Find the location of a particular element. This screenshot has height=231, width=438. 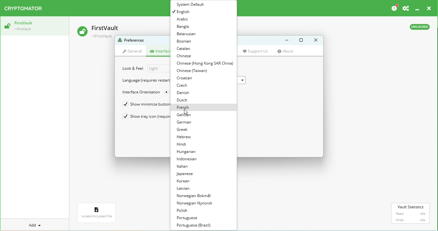

About is located at coordinates (288, 52).